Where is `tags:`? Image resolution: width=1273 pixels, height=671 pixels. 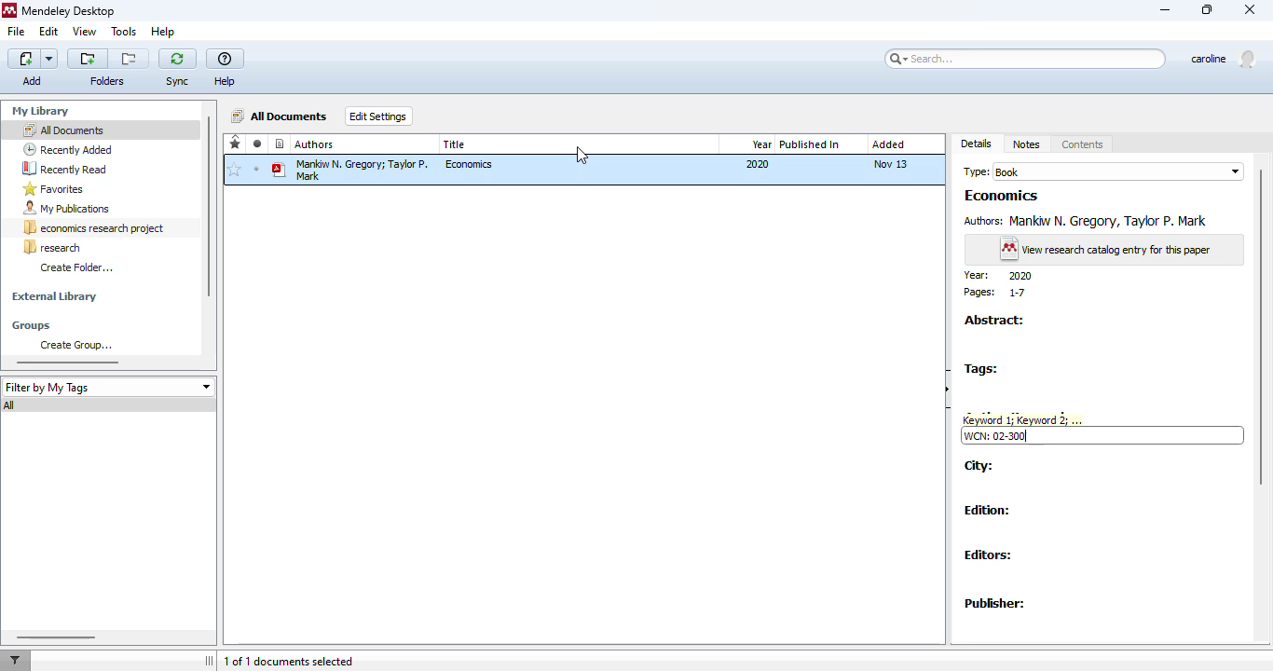
tags: is located at coordinates (981, 368).